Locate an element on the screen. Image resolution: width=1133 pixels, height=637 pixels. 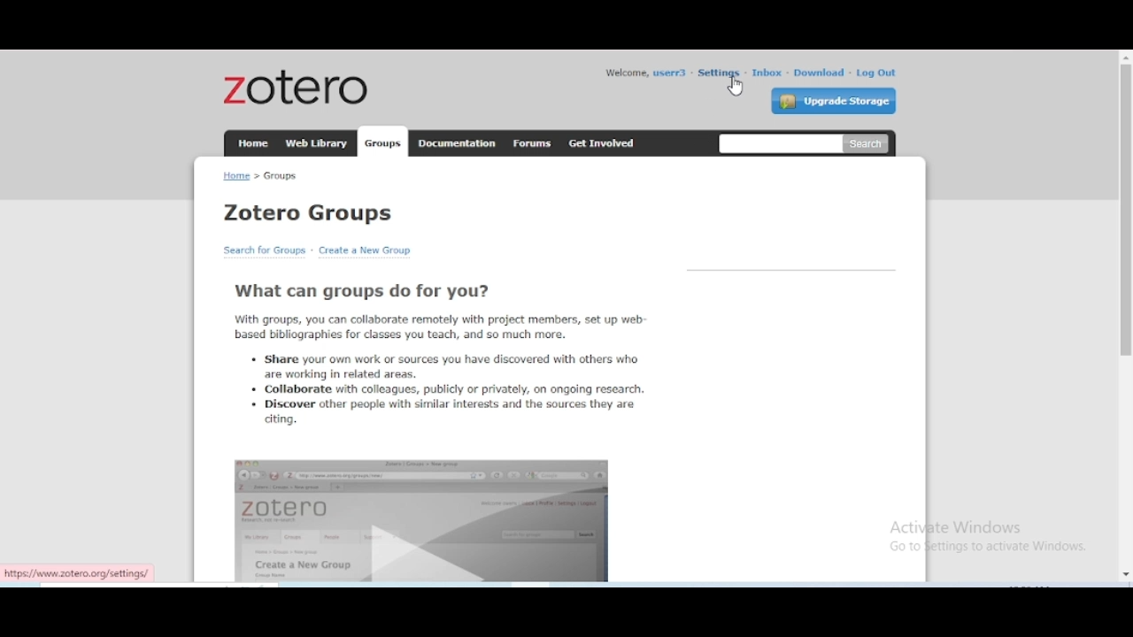
https://www zotero.org/settings/ is located at coordinates (78, 575).